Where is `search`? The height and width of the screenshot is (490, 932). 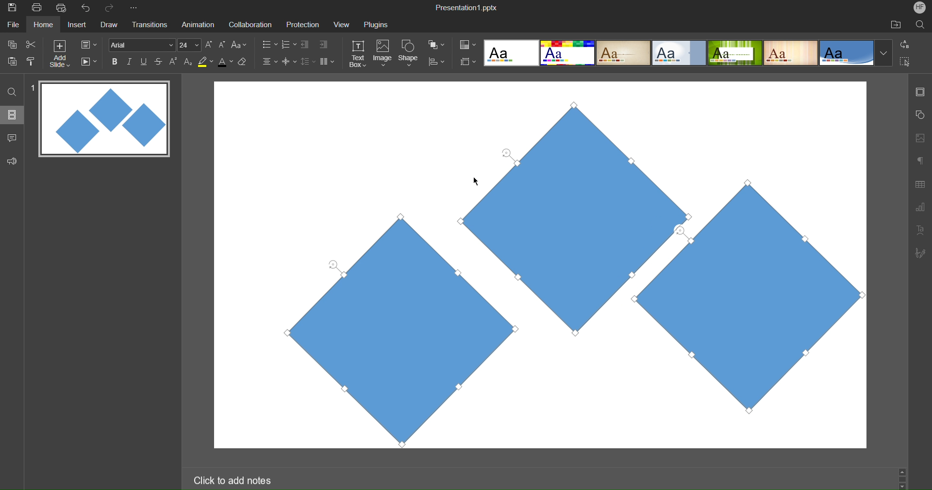
search is located at coordinates (13, 91).